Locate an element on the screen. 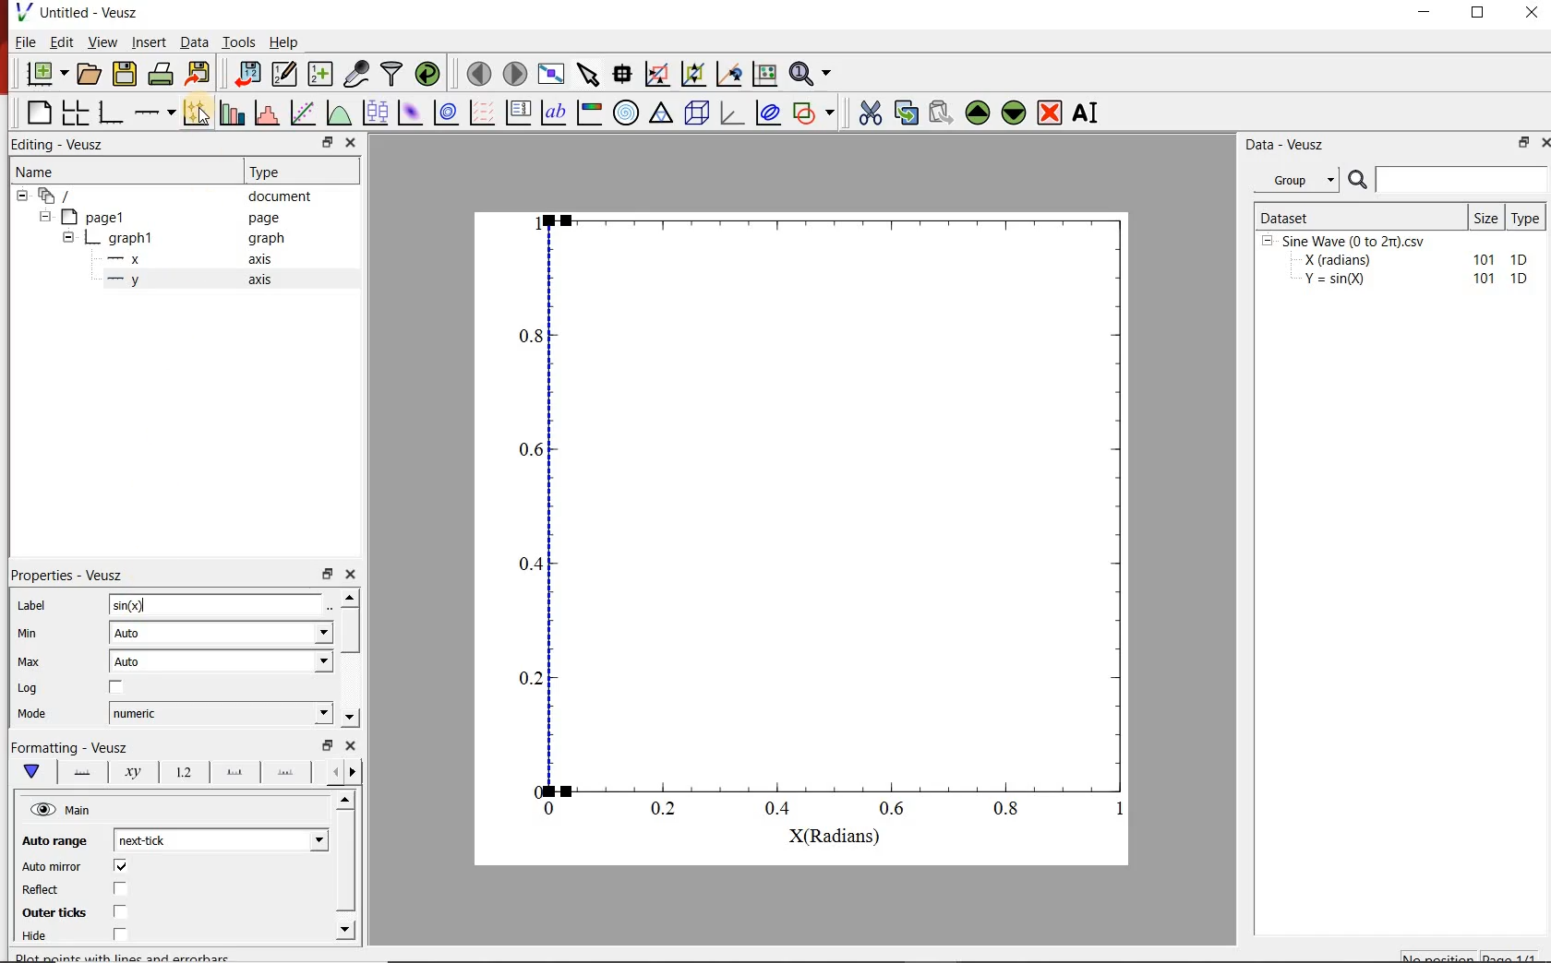  down arrow is located at coordinates (30, 772).